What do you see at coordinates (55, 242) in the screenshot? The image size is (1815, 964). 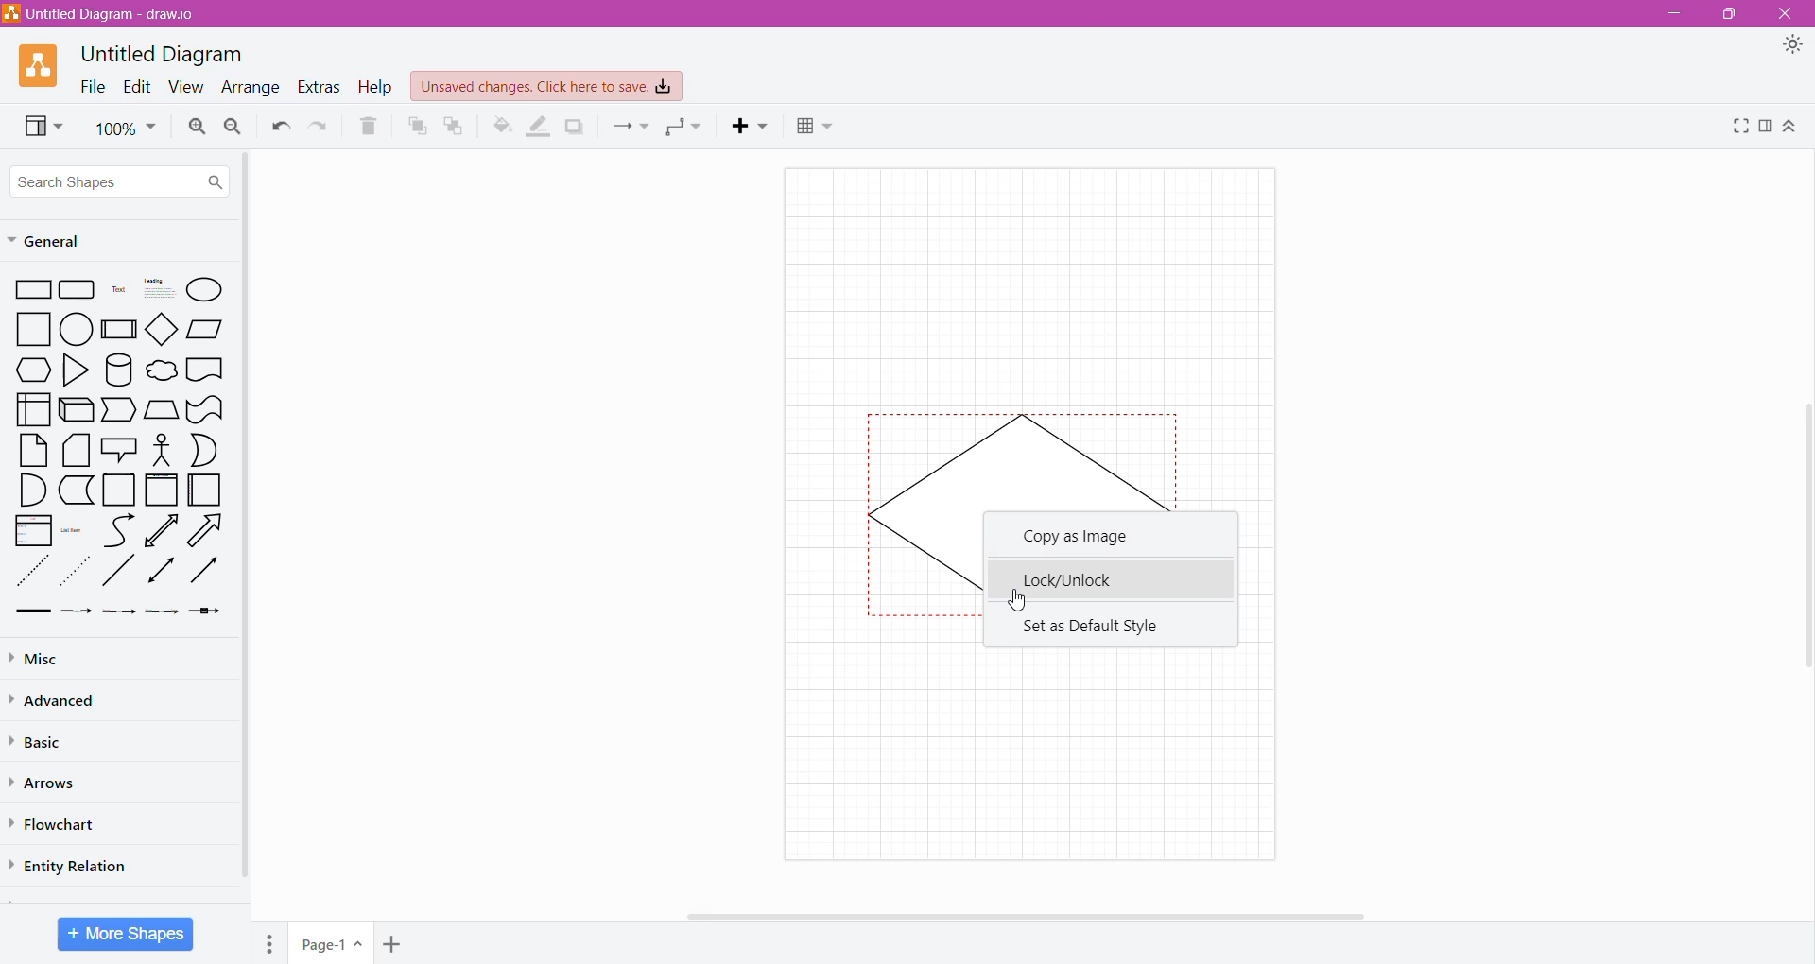 I see `General` at bounding box center [55, 242].